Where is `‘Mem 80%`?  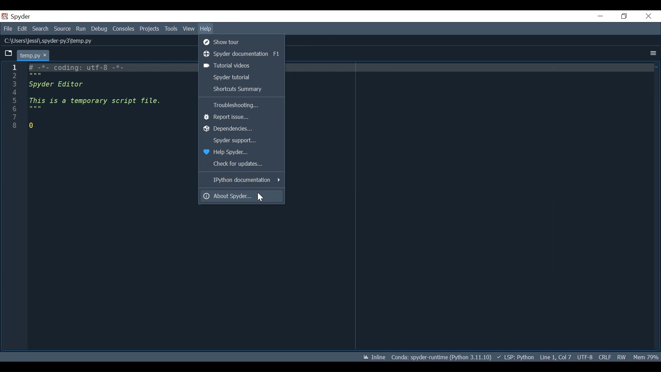 ‘Mem 80% is located at coordinates (647, 357).